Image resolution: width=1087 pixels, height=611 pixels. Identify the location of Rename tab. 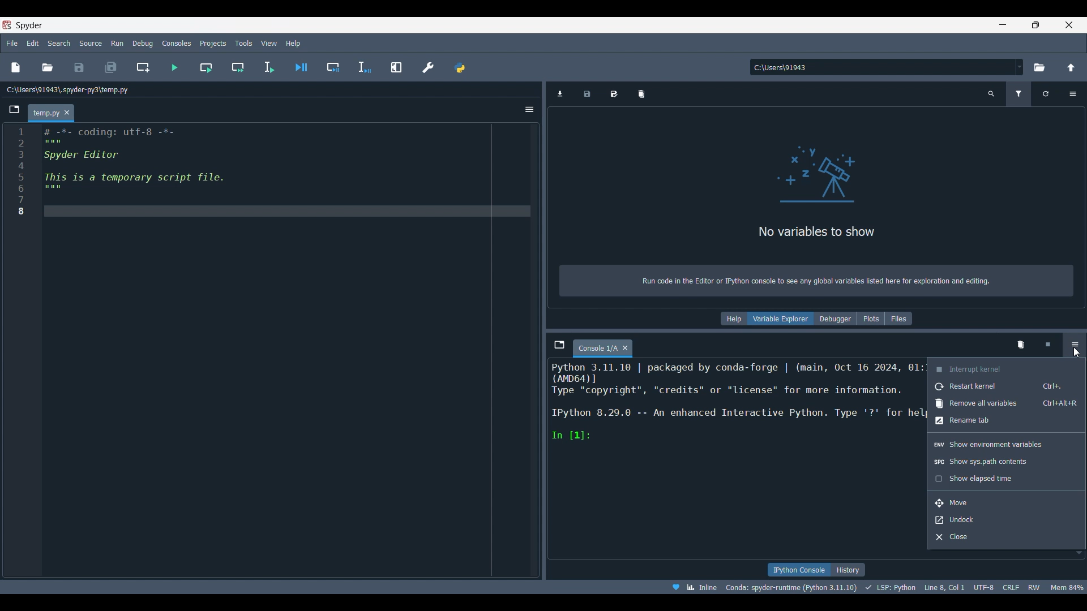
(1006, 421).